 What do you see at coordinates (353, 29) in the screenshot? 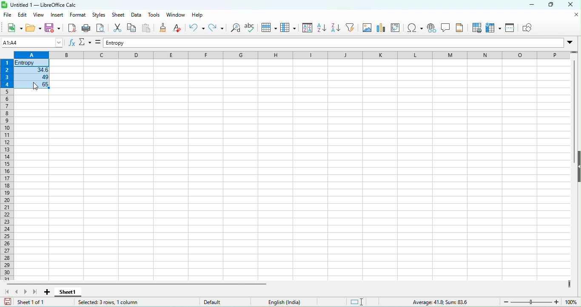
I see `auto filter` at bounding box center [353, 29].